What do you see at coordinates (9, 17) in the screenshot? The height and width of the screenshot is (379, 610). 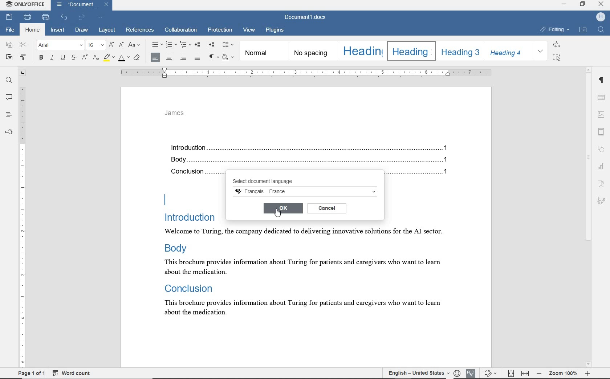 I see `save` at bounding box center [9, 17].